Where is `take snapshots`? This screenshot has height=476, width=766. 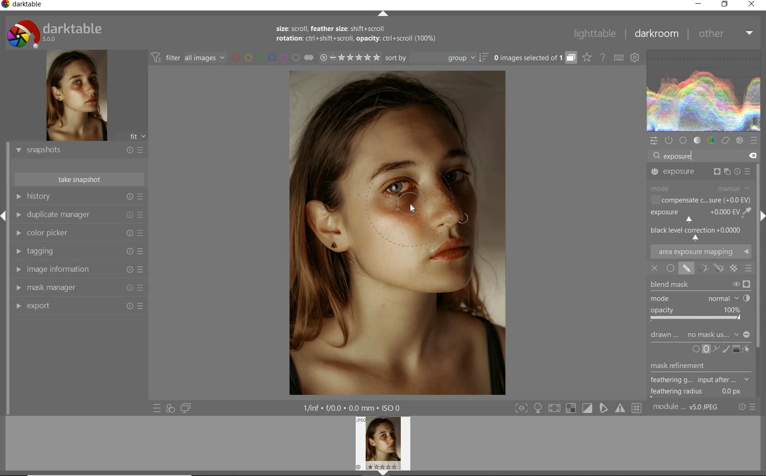
take snapshots is located at coordinates (80, 179).